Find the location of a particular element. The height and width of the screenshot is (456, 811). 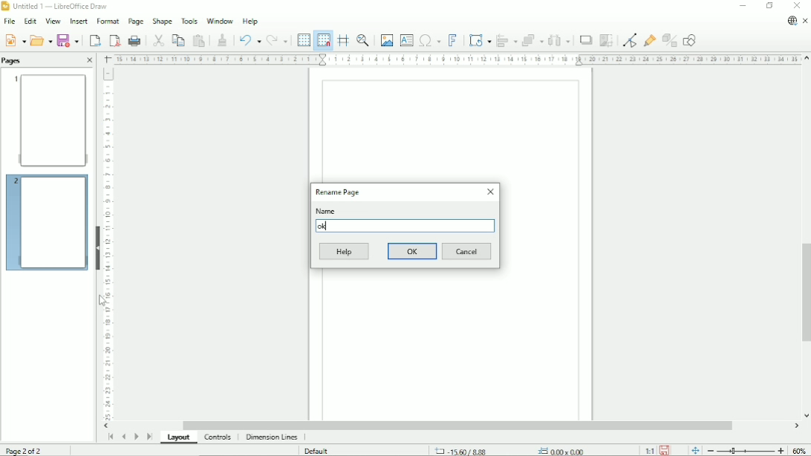

Help is located at coordinates (345, 252).